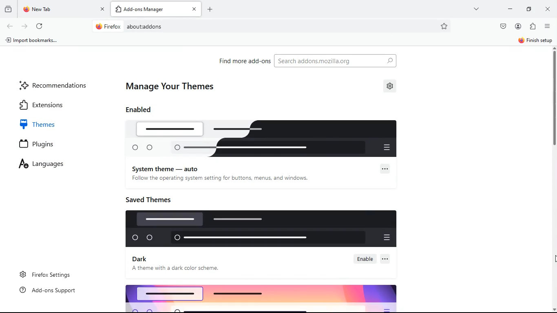 The image size is (557, 313). I want to click on menu, so click(547, 26).